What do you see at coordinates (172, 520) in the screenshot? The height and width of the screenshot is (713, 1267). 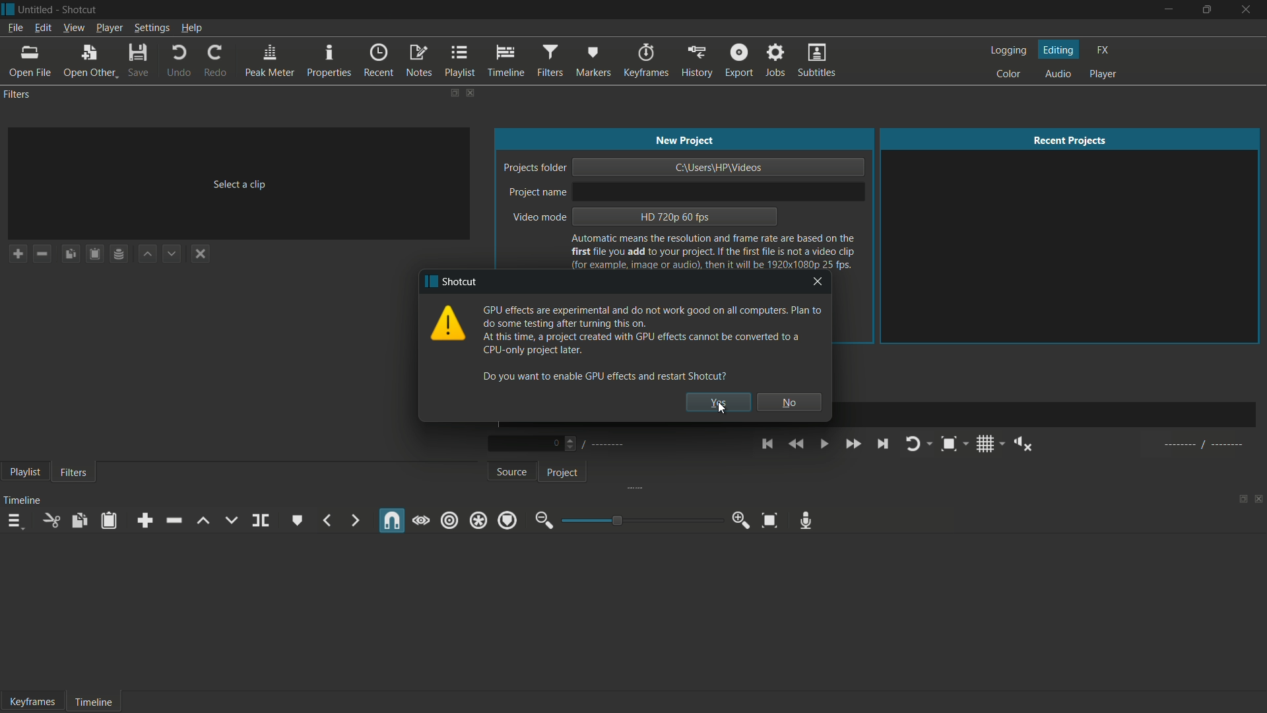 I see `ripple delete` at bounding box center [172, 520].